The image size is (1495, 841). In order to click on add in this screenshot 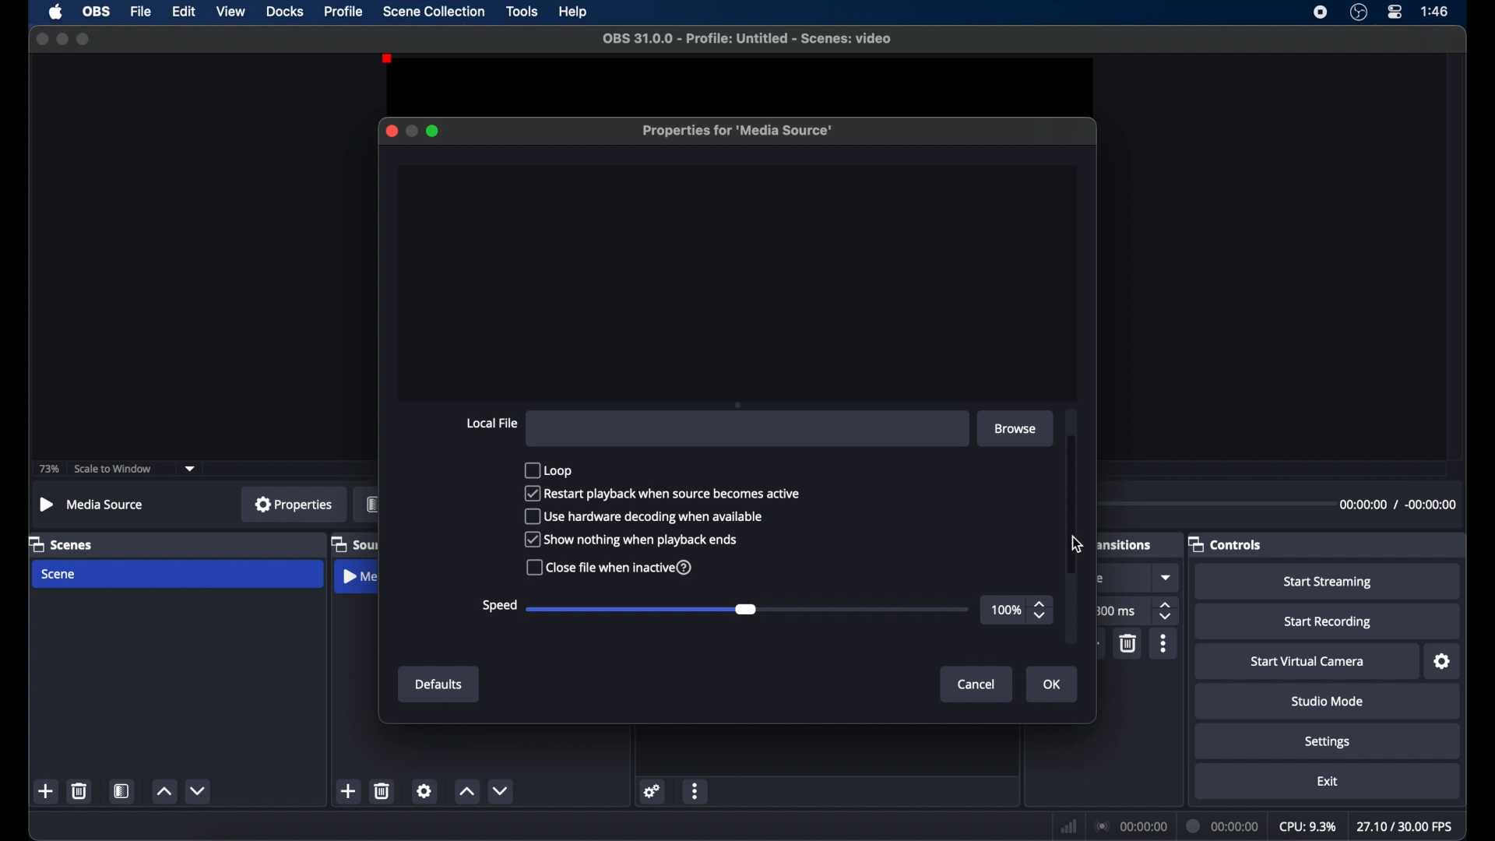, I will do `click(46, 790)`.